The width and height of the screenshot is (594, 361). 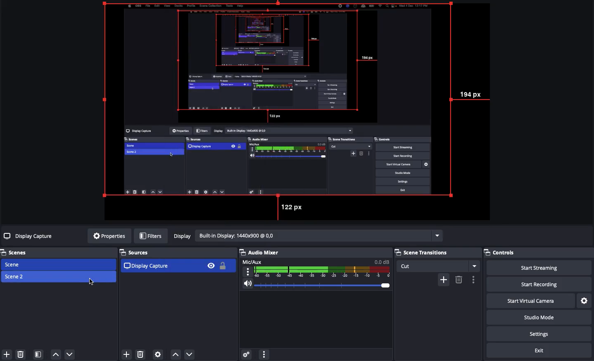 I want to click on Cut, so click(x=439, y=266).